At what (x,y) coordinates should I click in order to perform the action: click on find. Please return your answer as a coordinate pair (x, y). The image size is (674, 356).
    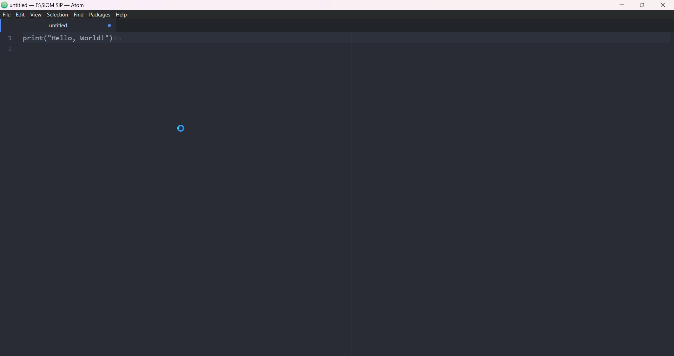
    Looking at the image, I should click on (78, 15).